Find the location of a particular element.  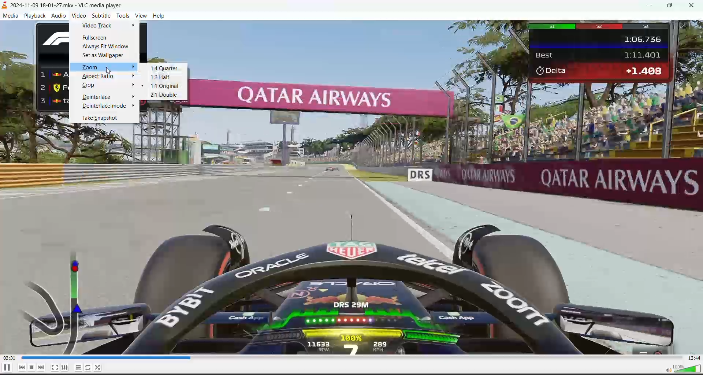

media is located at coordinates (13, 16).